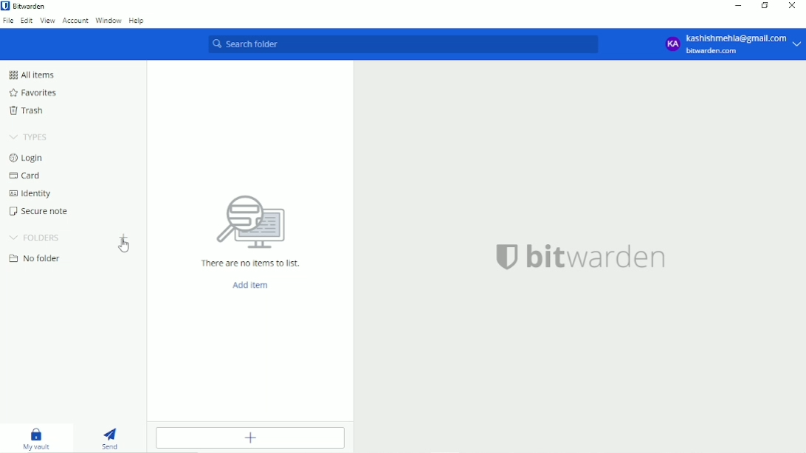  I want to click on Card, so click(28, 176).